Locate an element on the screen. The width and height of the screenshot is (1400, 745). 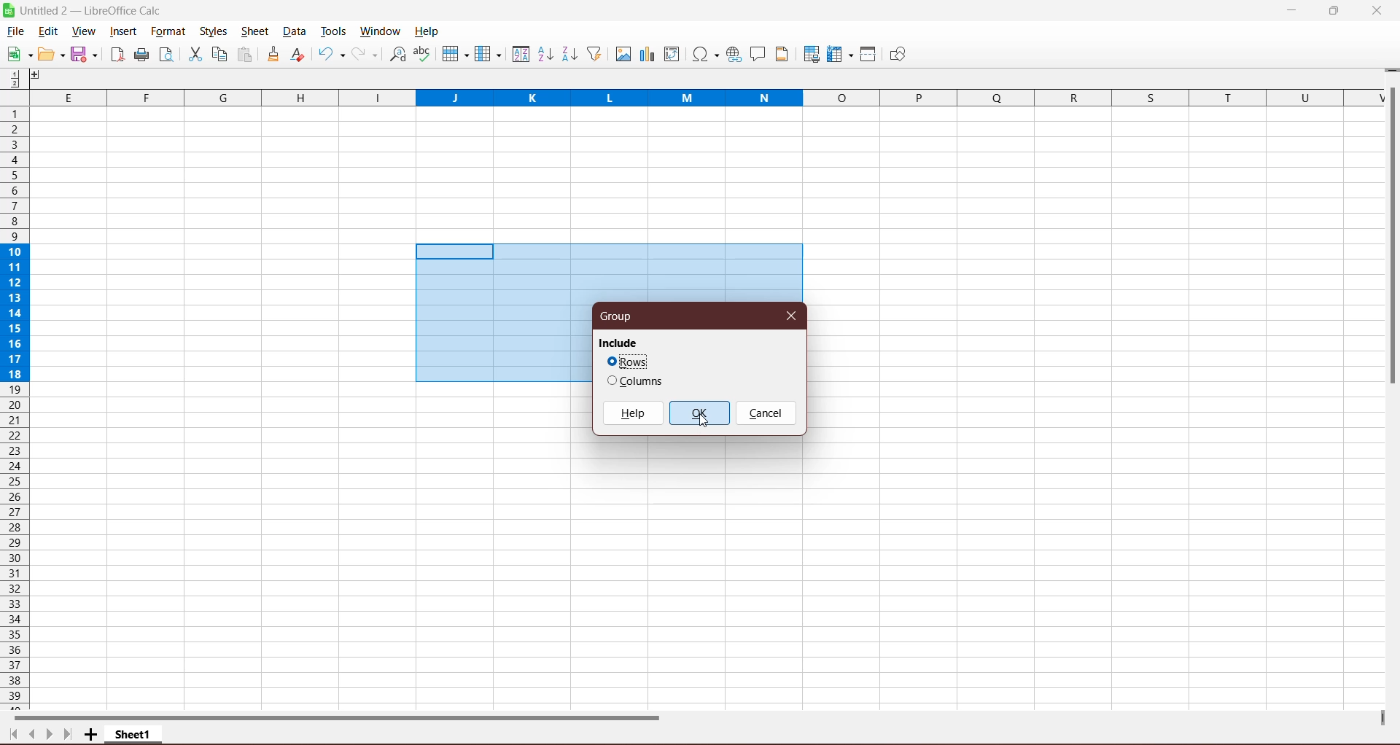
 is located at coordinates (42, 77).